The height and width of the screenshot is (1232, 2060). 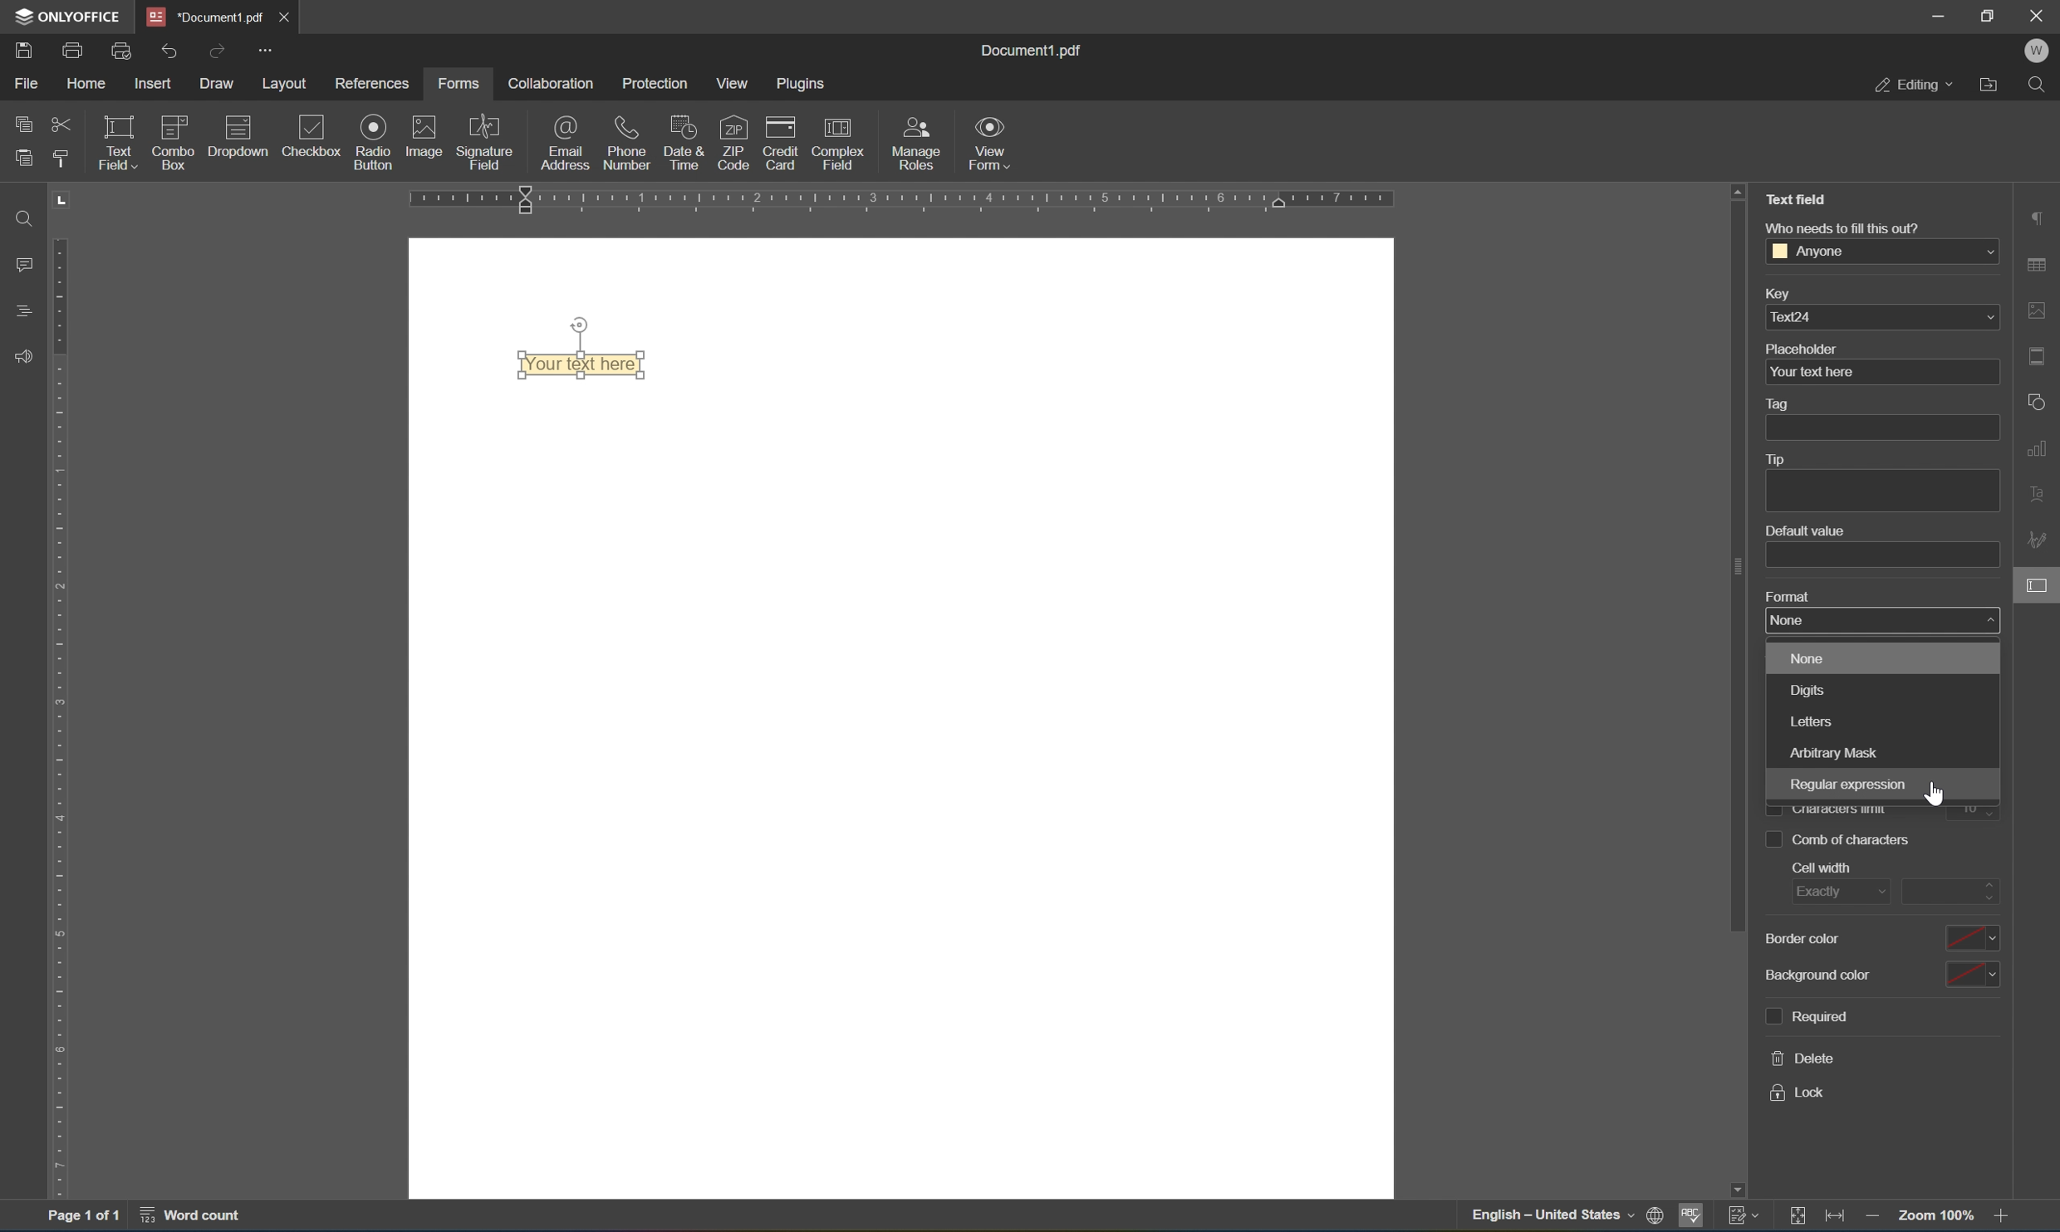 I want to click on add tip, so click(x=1881, y=492).